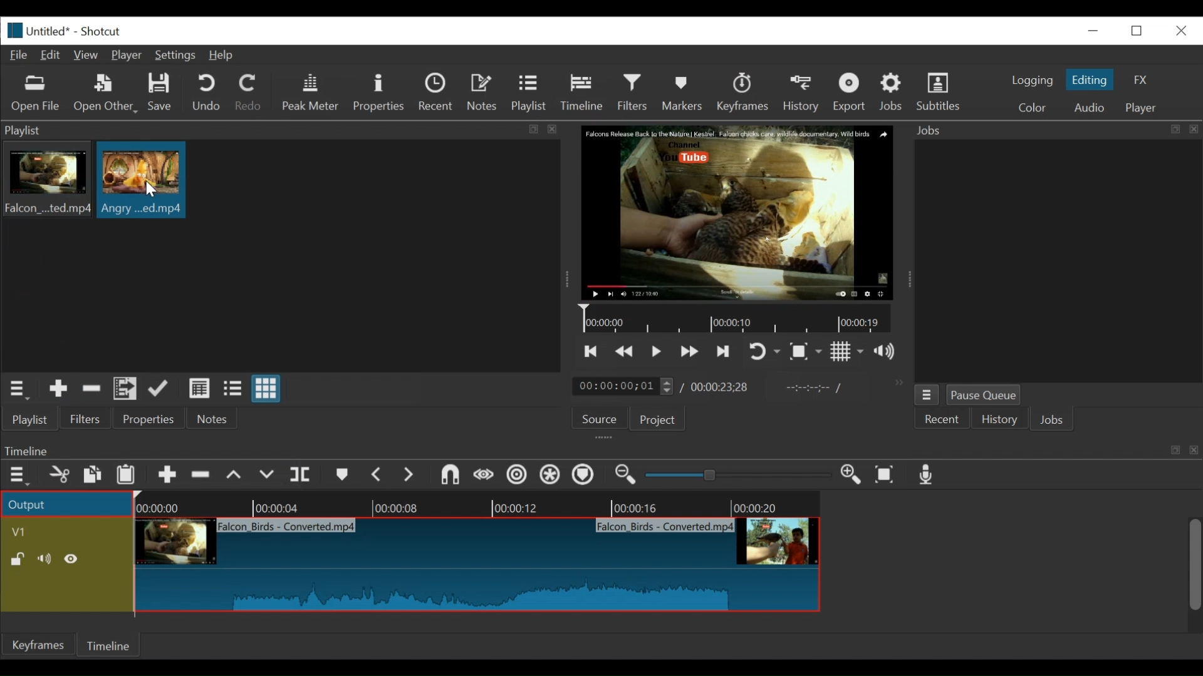 Image resolution: width=1203 pixels, height=676 pixels. Describe the element at coordinates (890, 352) in the screenshot. I see `show volume control` at that location.